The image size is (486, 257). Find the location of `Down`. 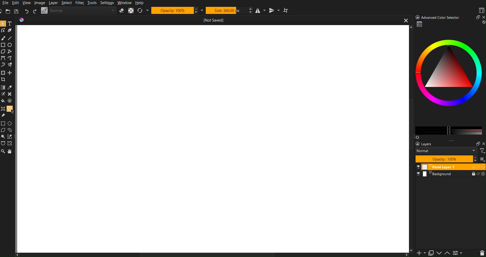

Down is located at coordinates (441, 253).